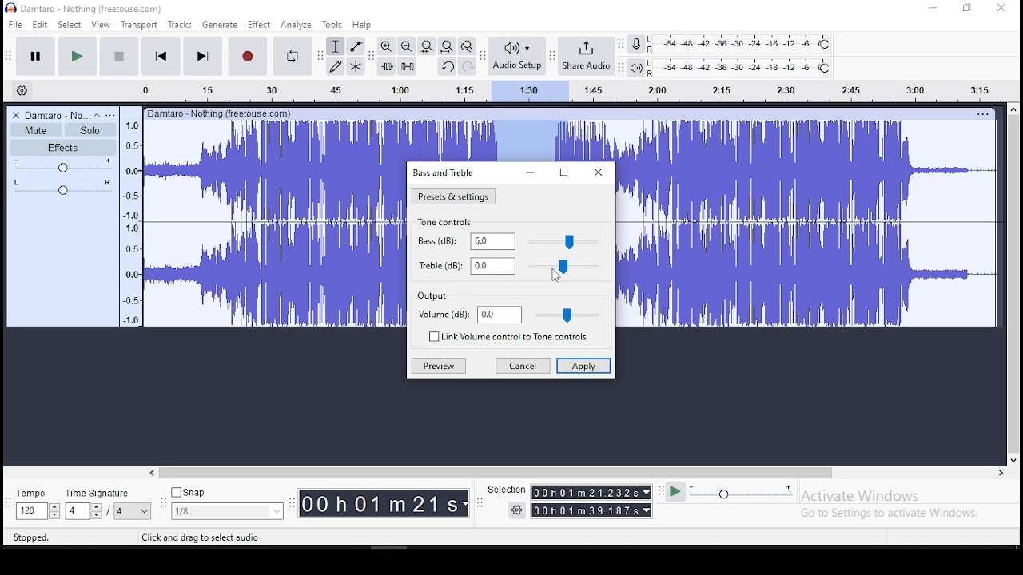 The image size is (1023, 575). I want to click on drop down, so click(648, 510).